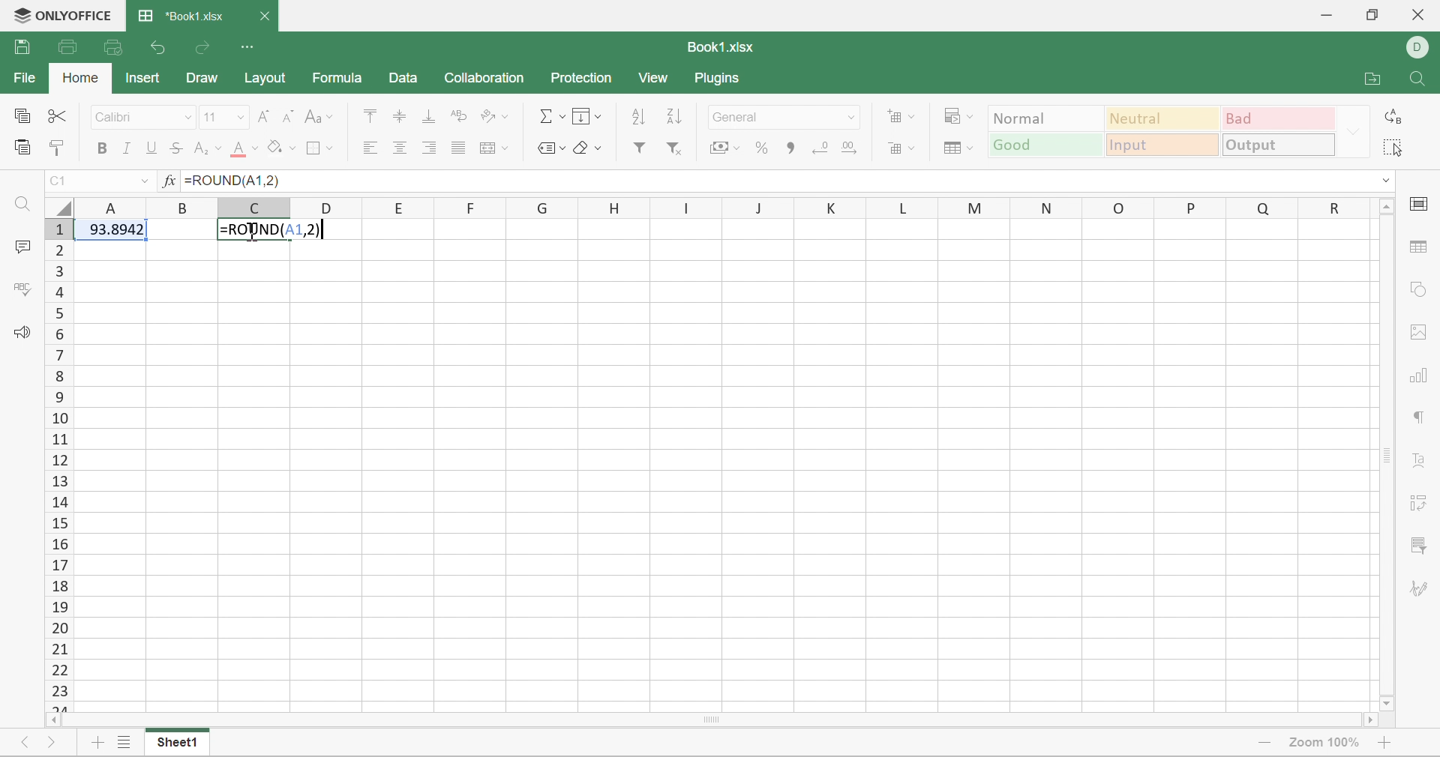 The height and width of the screenshot is (757, 1440). I want to click on Sheet1, so click(174, 744).